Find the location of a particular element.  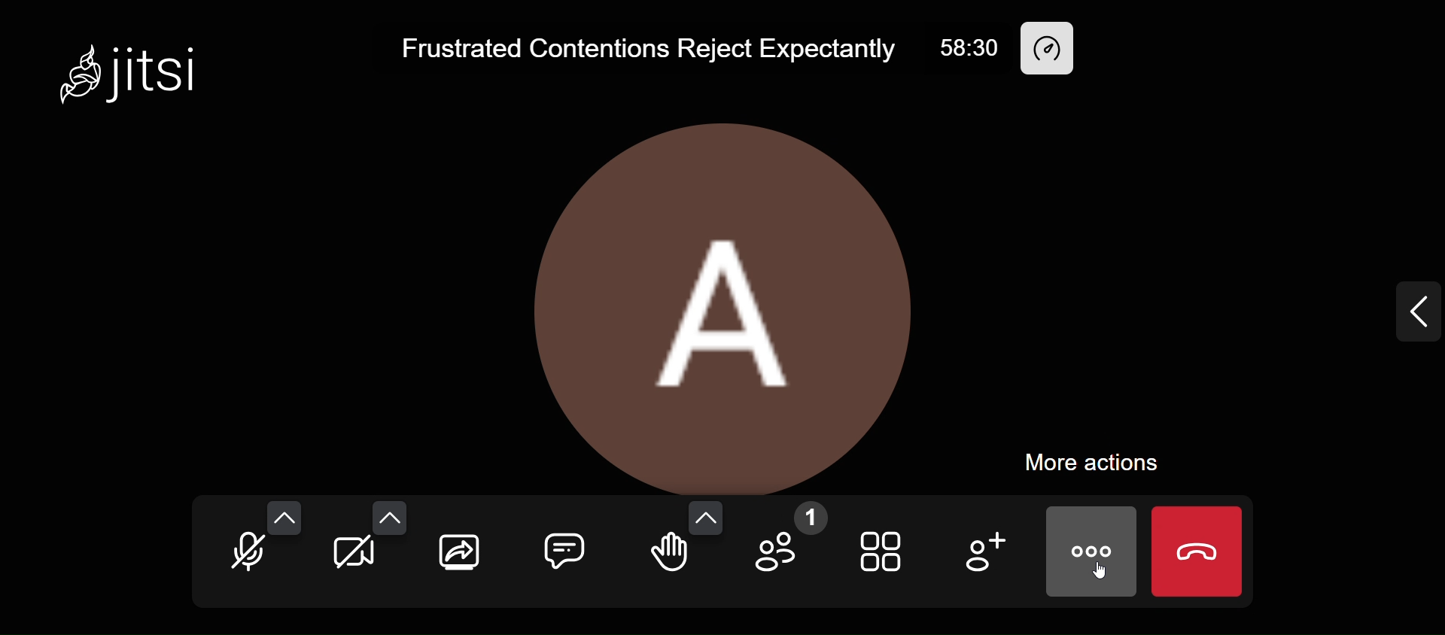

end call is located at coordinates (1203, 551).